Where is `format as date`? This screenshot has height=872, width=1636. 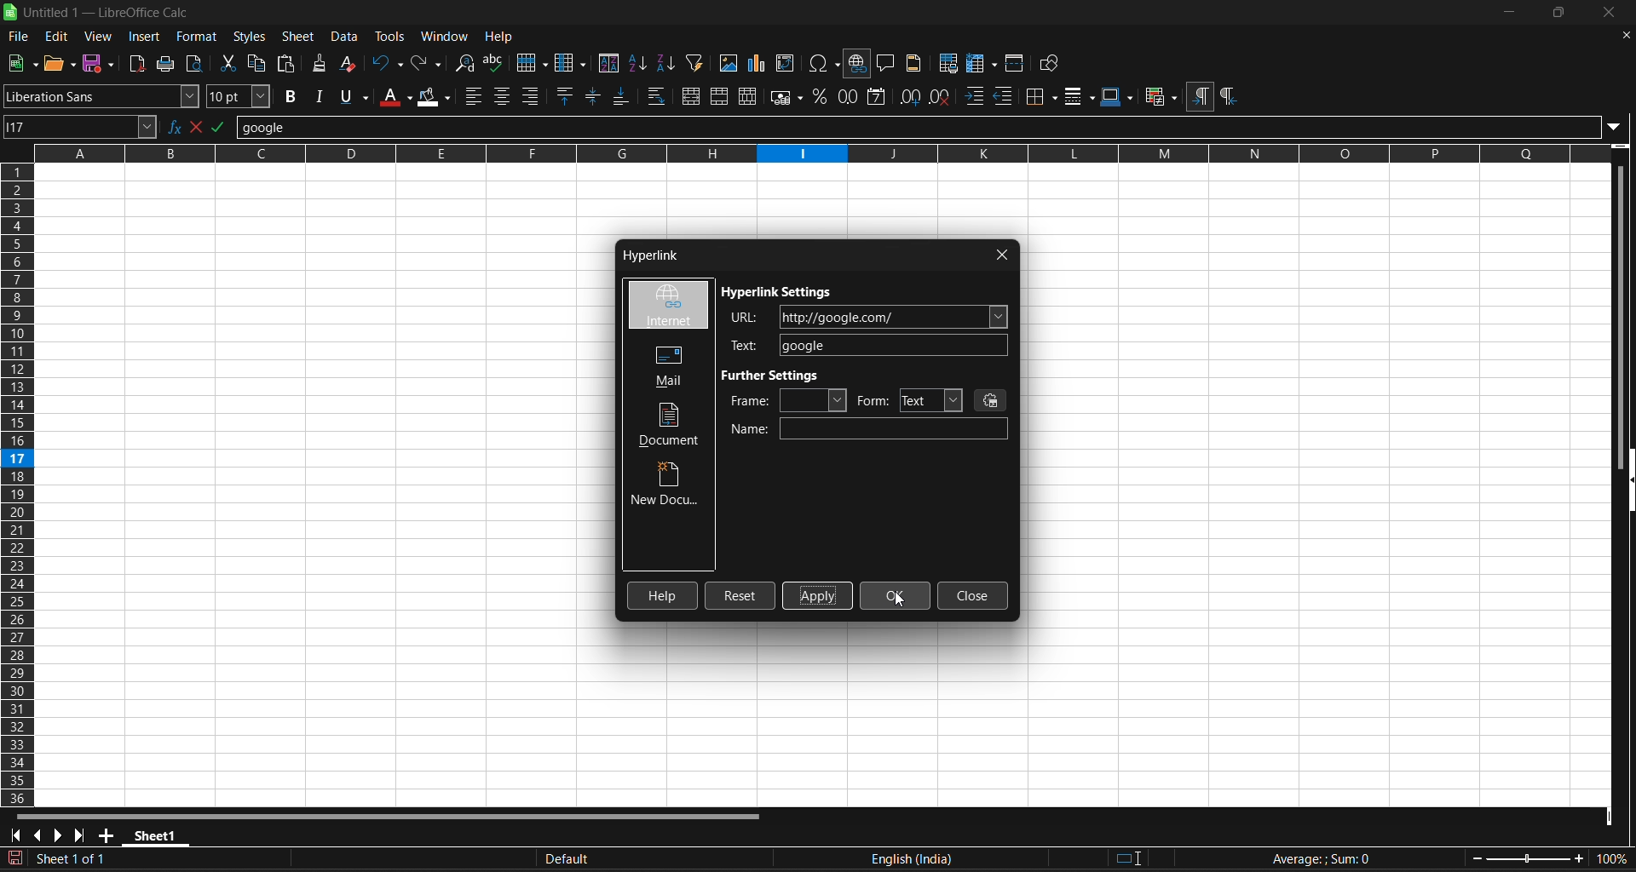 format as date is located at coordinates (878, 97).